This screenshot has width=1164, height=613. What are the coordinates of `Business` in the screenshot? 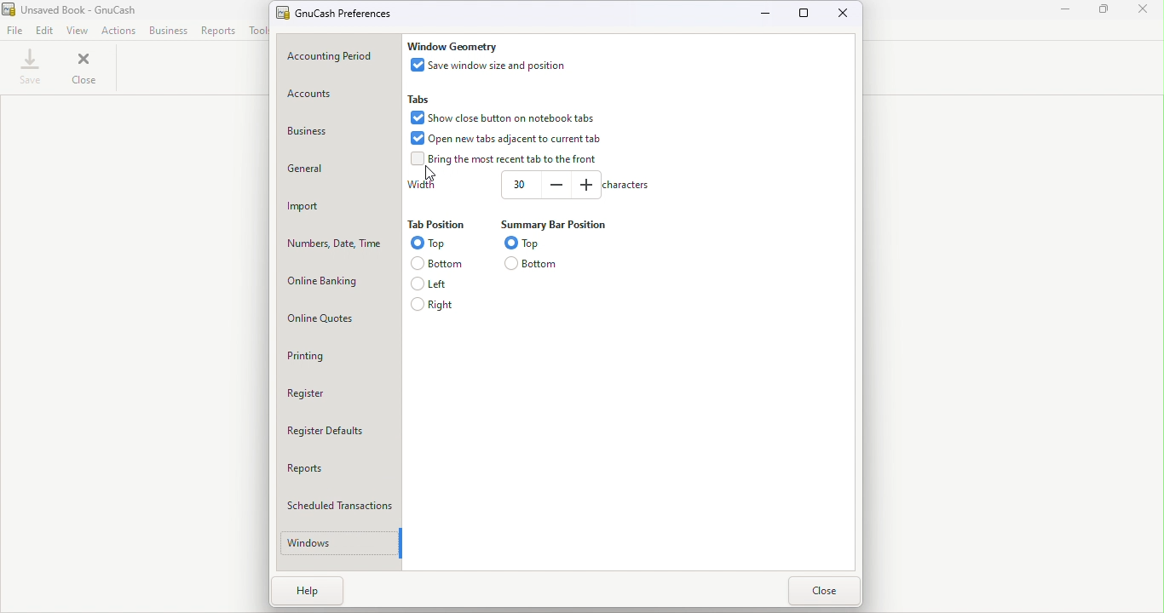 It's located at (333, 136).